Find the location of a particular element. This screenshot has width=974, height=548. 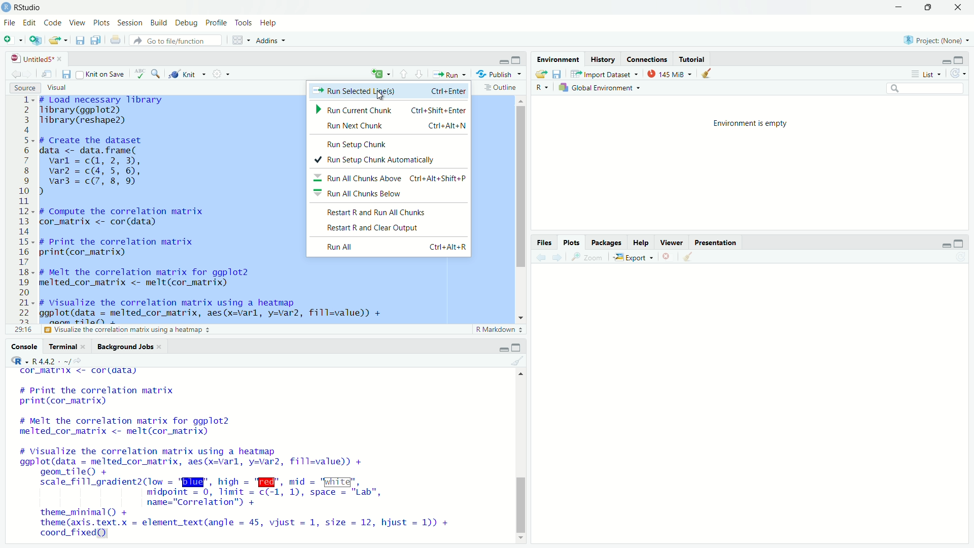

selected project: None is located at coordinates (937, 39).